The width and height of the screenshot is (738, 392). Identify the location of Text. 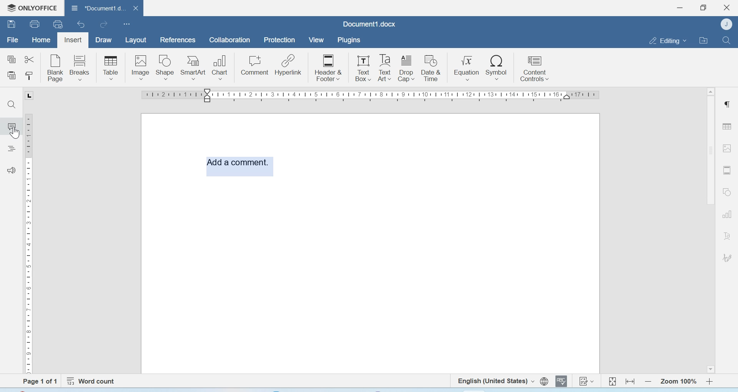
(727, 236).